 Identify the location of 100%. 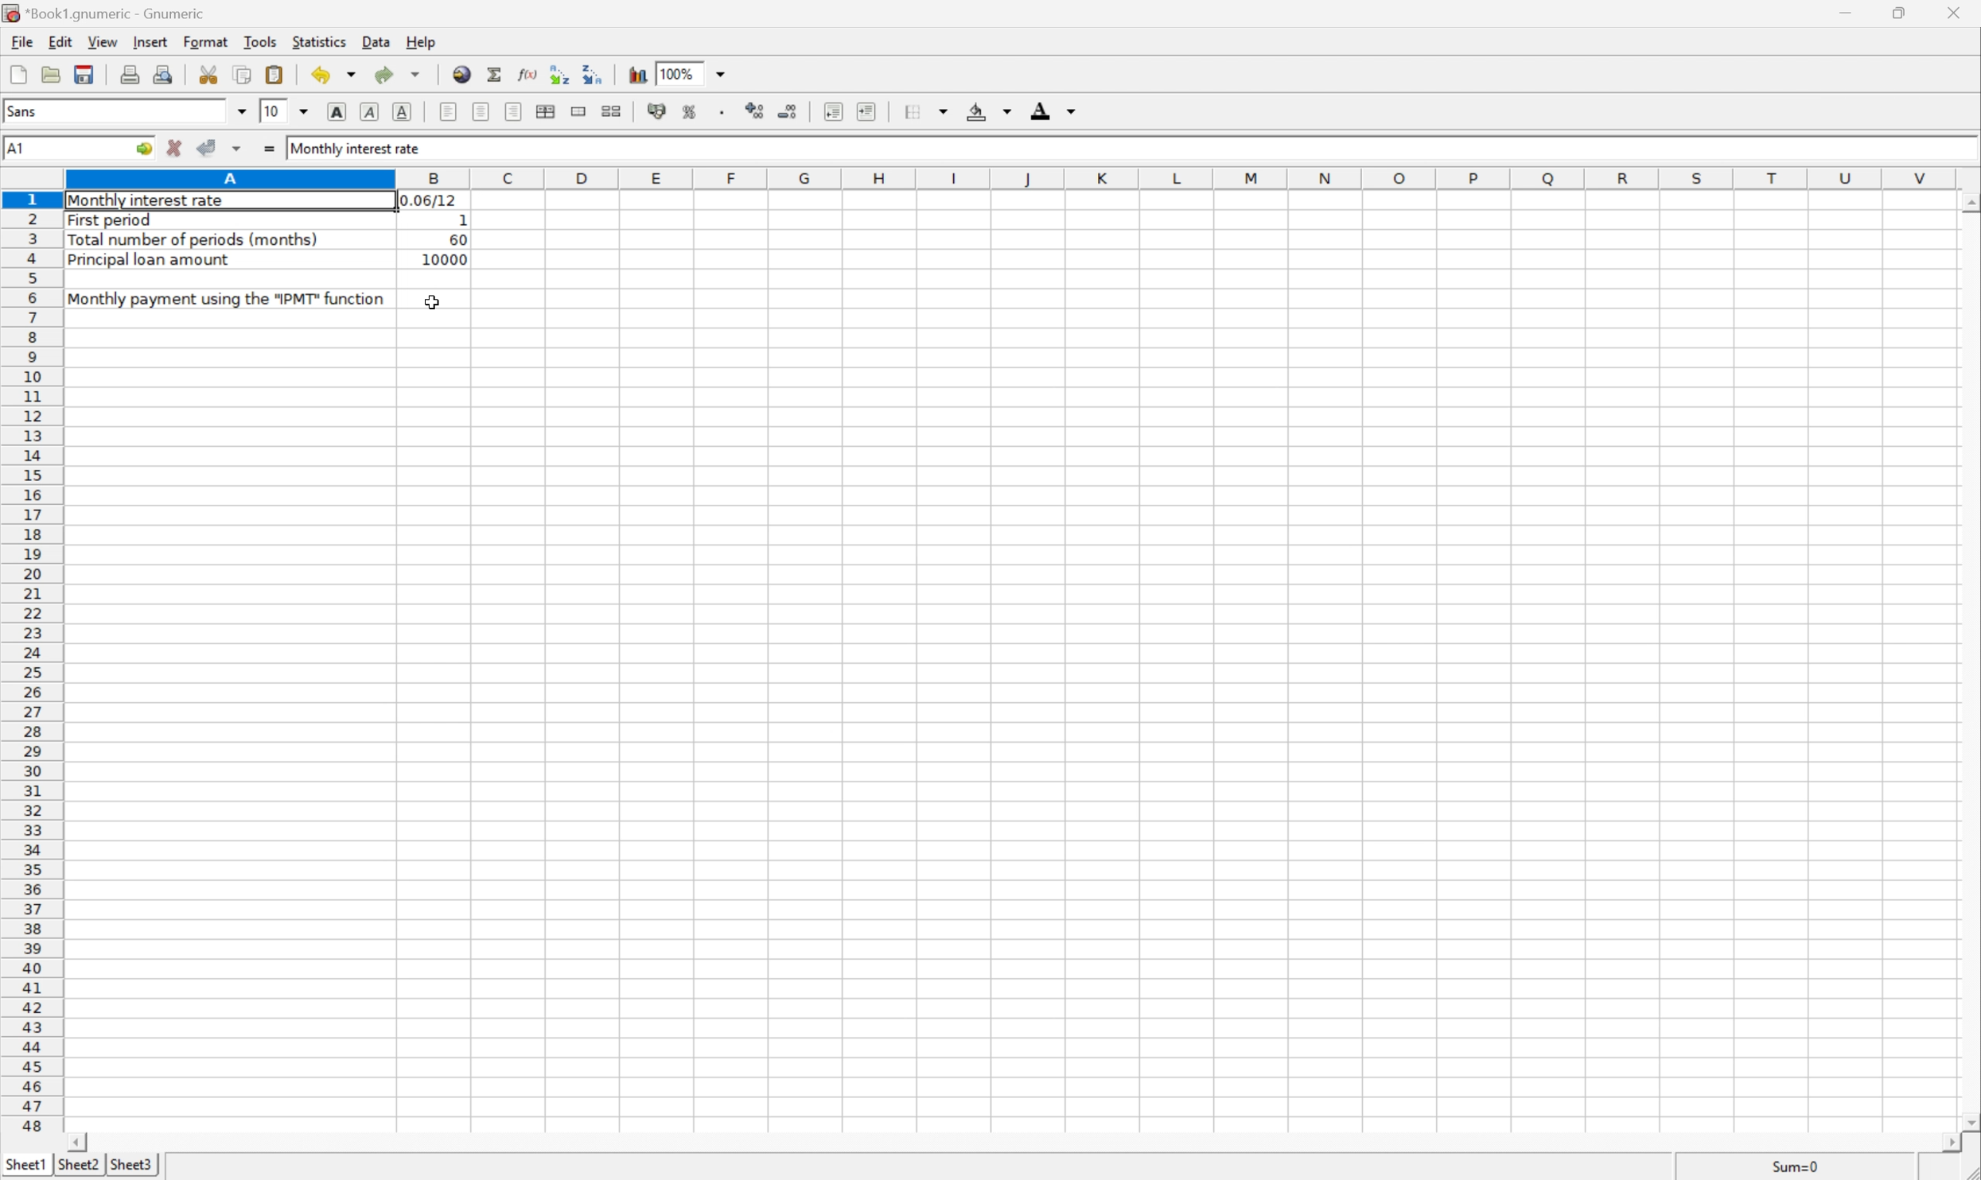
(676, 72).